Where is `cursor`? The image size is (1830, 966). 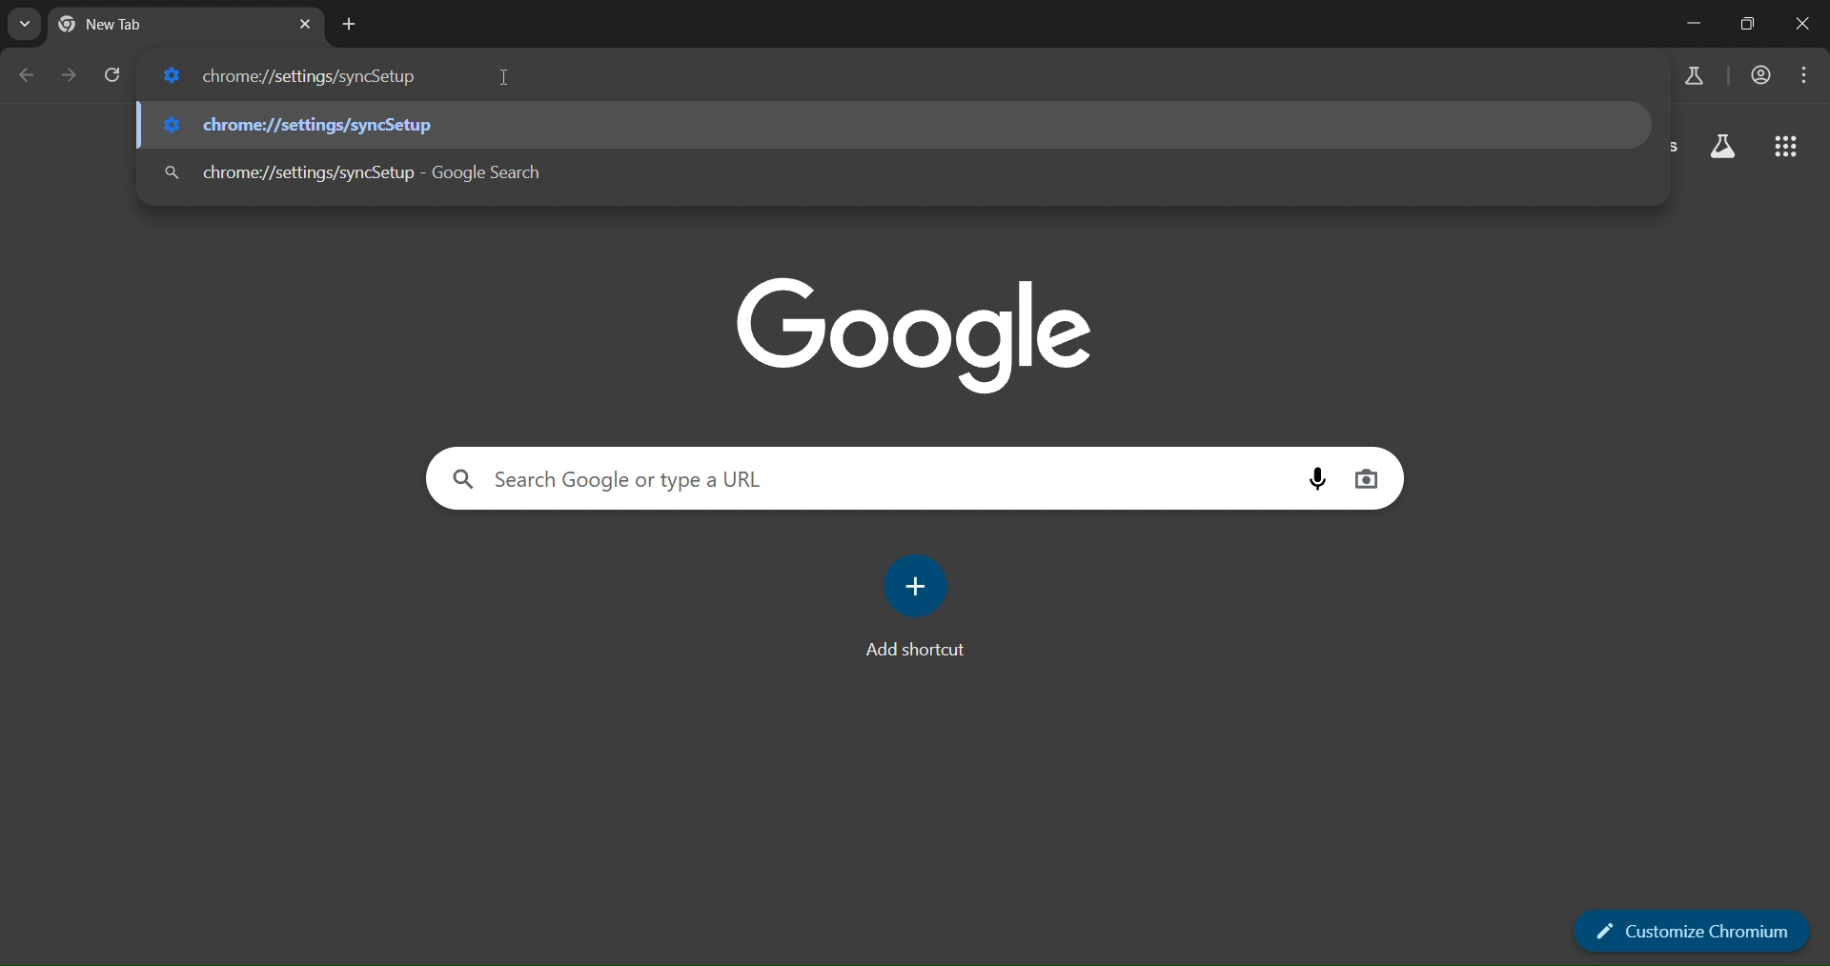 cursor is located at coordinates (504, 81).